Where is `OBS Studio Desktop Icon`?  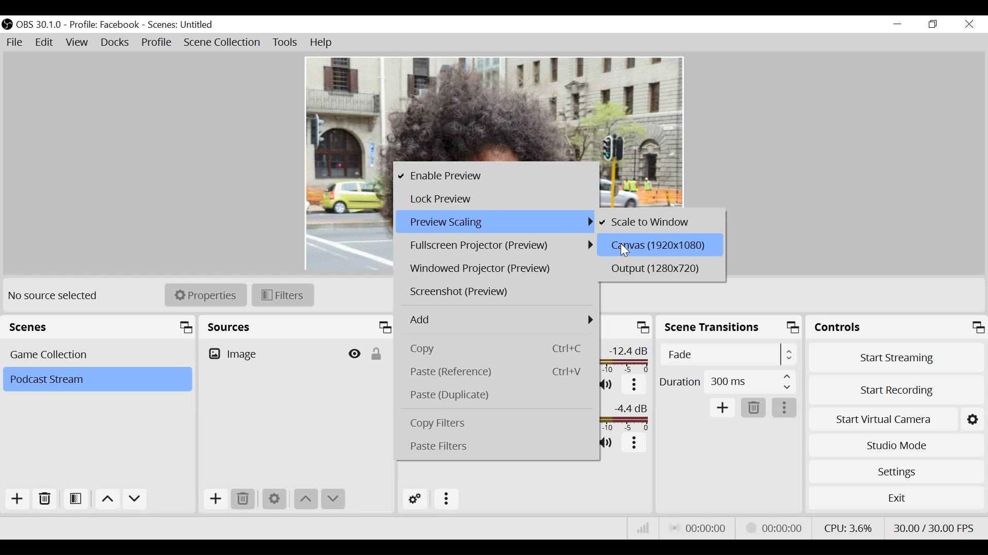
OBS Studio Desktop Icon is located at coordinates (7, 24).